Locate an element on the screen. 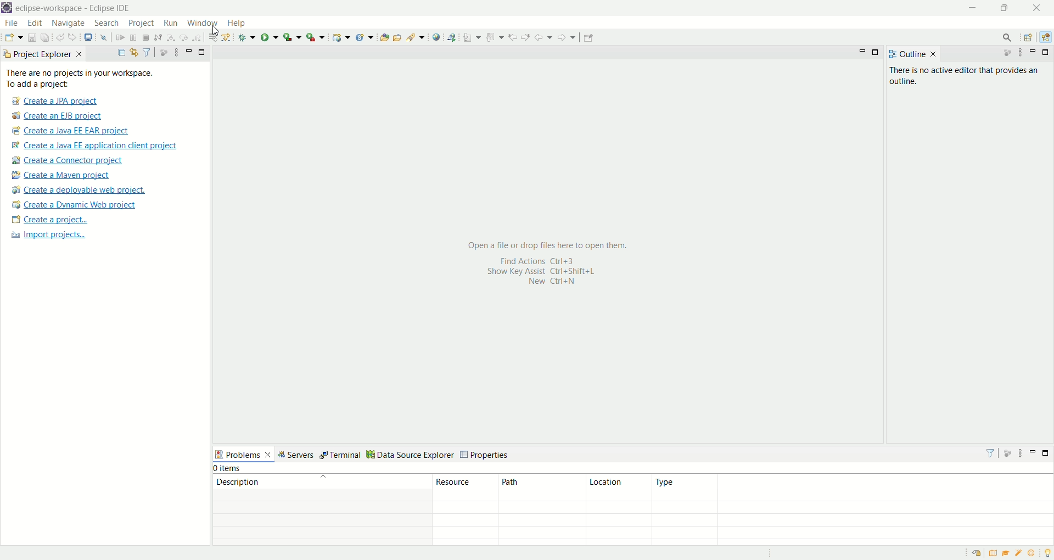  save is located at coordinates (31, 37).